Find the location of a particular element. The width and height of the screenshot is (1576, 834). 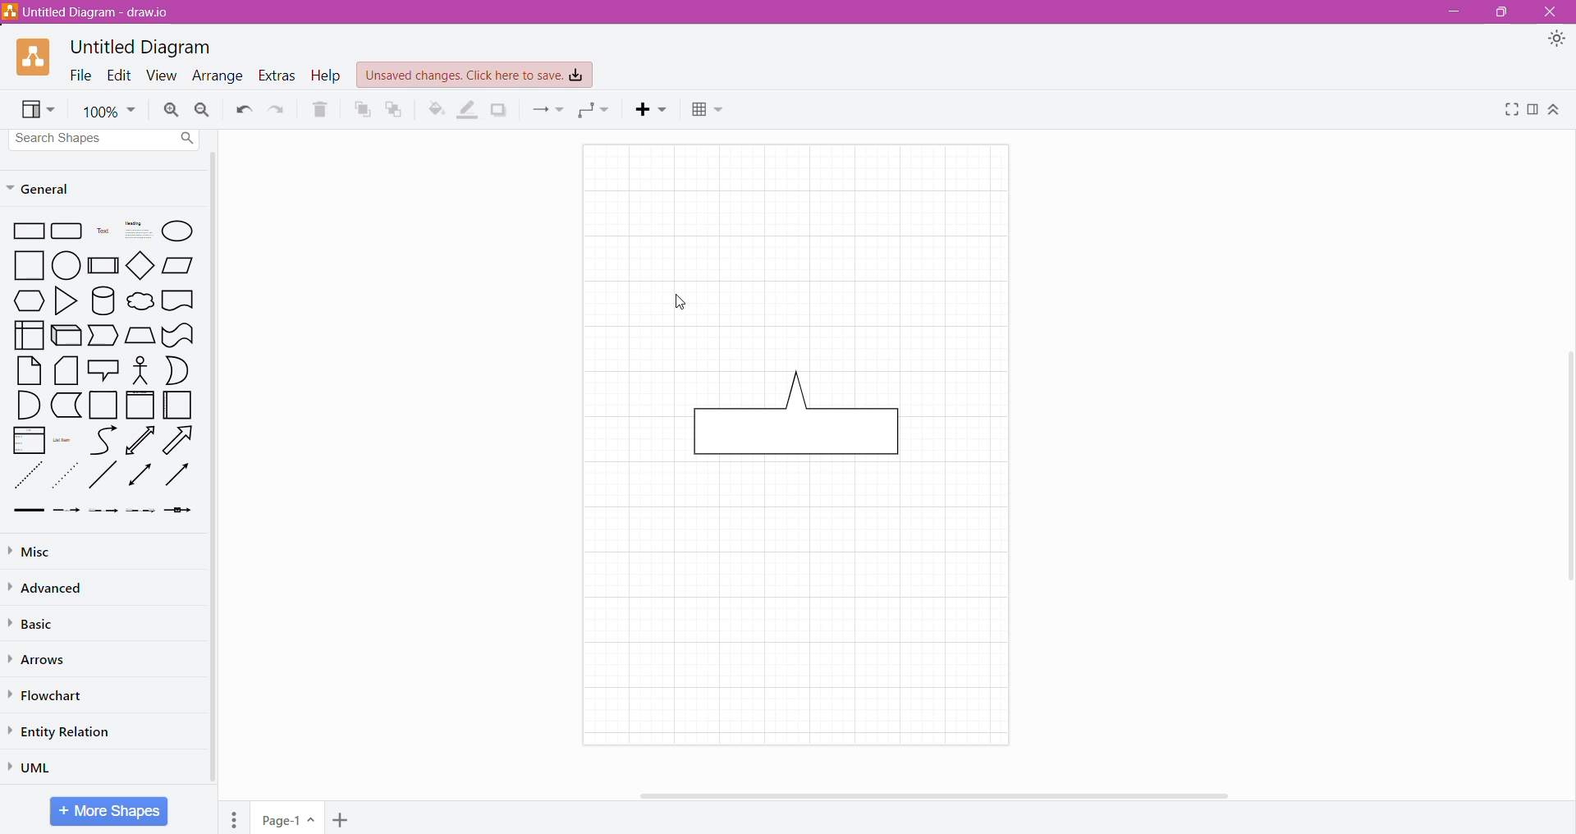

Cursor is located at coordinates (676, 301).